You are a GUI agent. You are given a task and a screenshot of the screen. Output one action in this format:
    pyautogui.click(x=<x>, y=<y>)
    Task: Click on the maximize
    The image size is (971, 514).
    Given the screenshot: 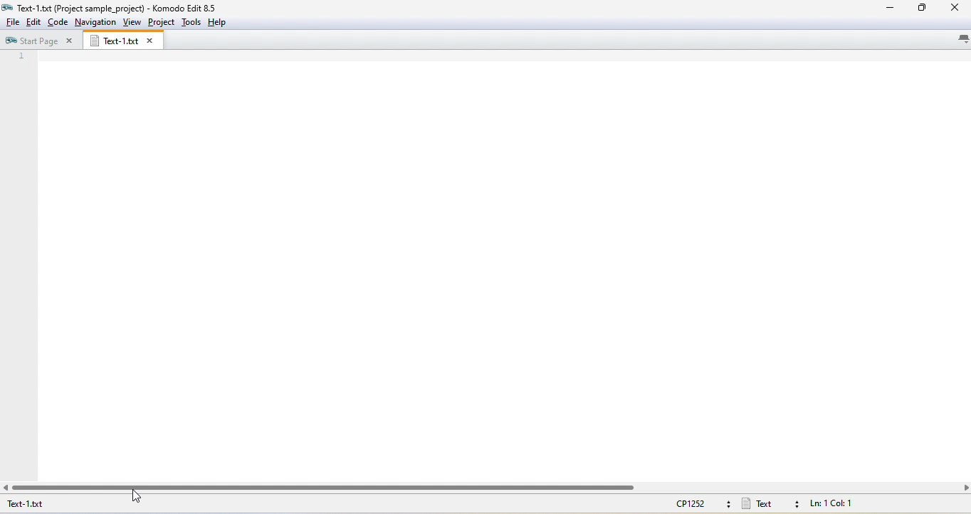 What is the action you would take?
    pyautogui.click(x=924, y=9)
    